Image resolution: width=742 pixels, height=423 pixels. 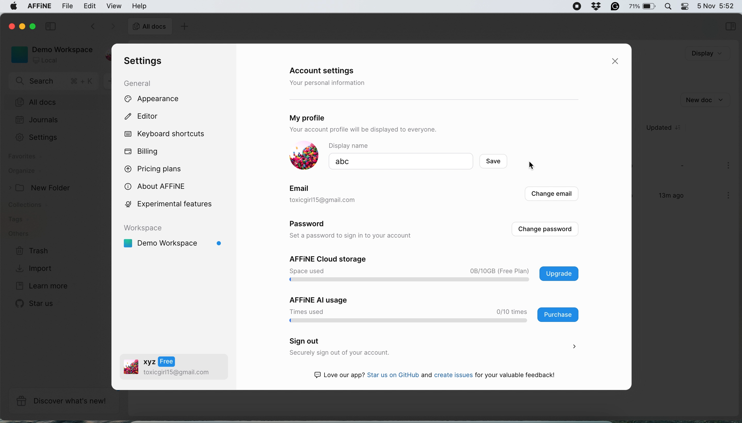 I want to click on view, so click(x=115, y=6).